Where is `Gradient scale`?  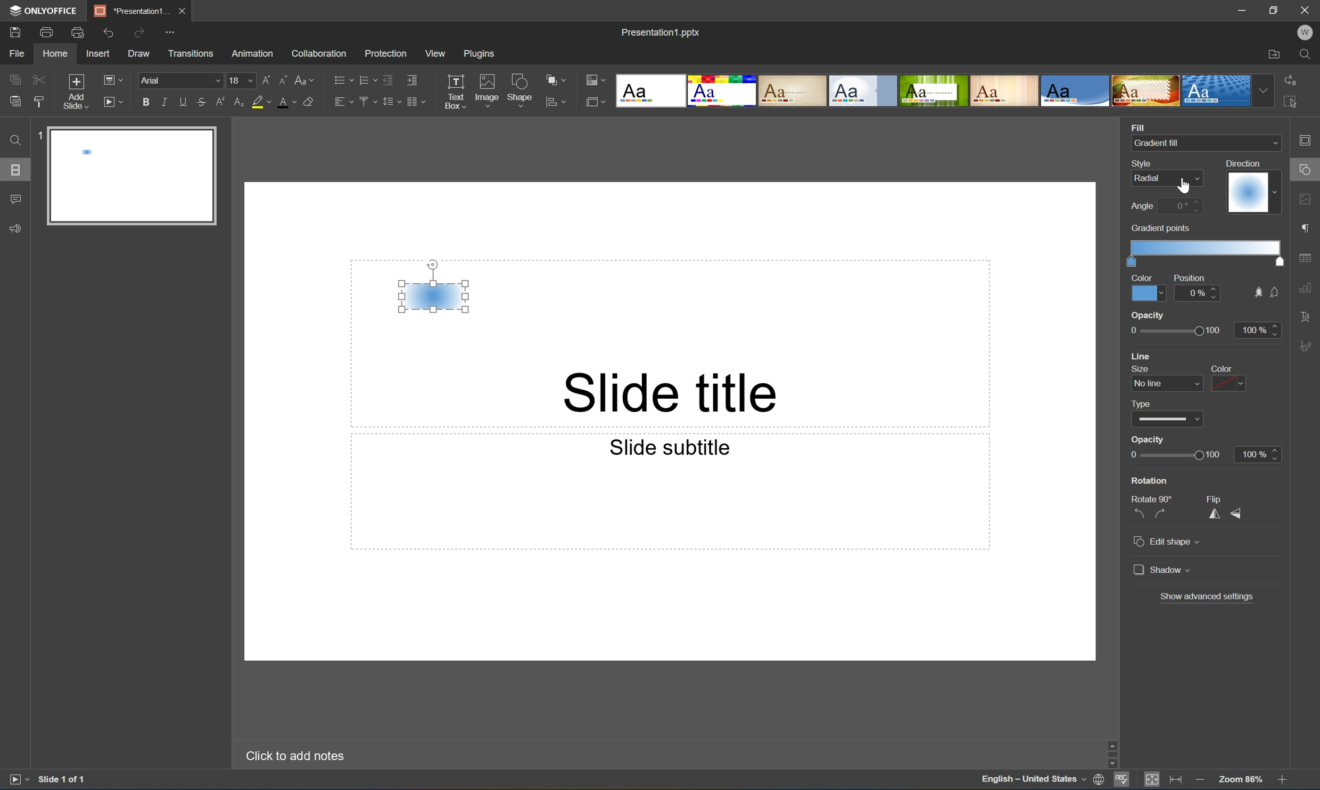 Gradient scale is located at coordinates (1206, 247).